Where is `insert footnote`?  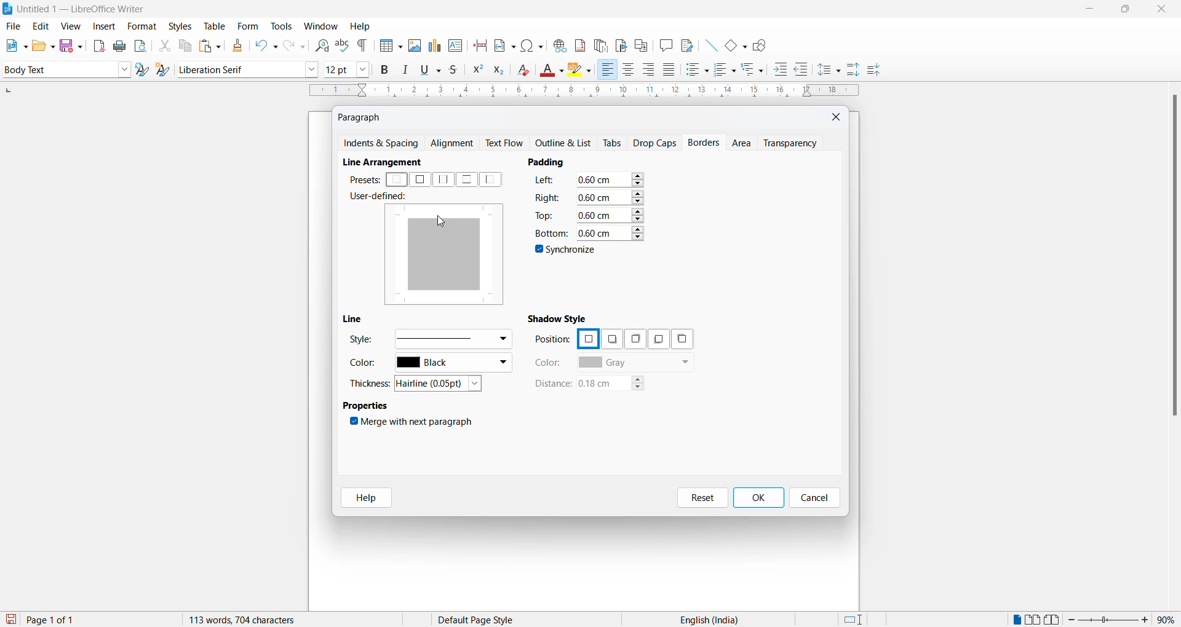 insert footnote is located at coordinates (577, 43).